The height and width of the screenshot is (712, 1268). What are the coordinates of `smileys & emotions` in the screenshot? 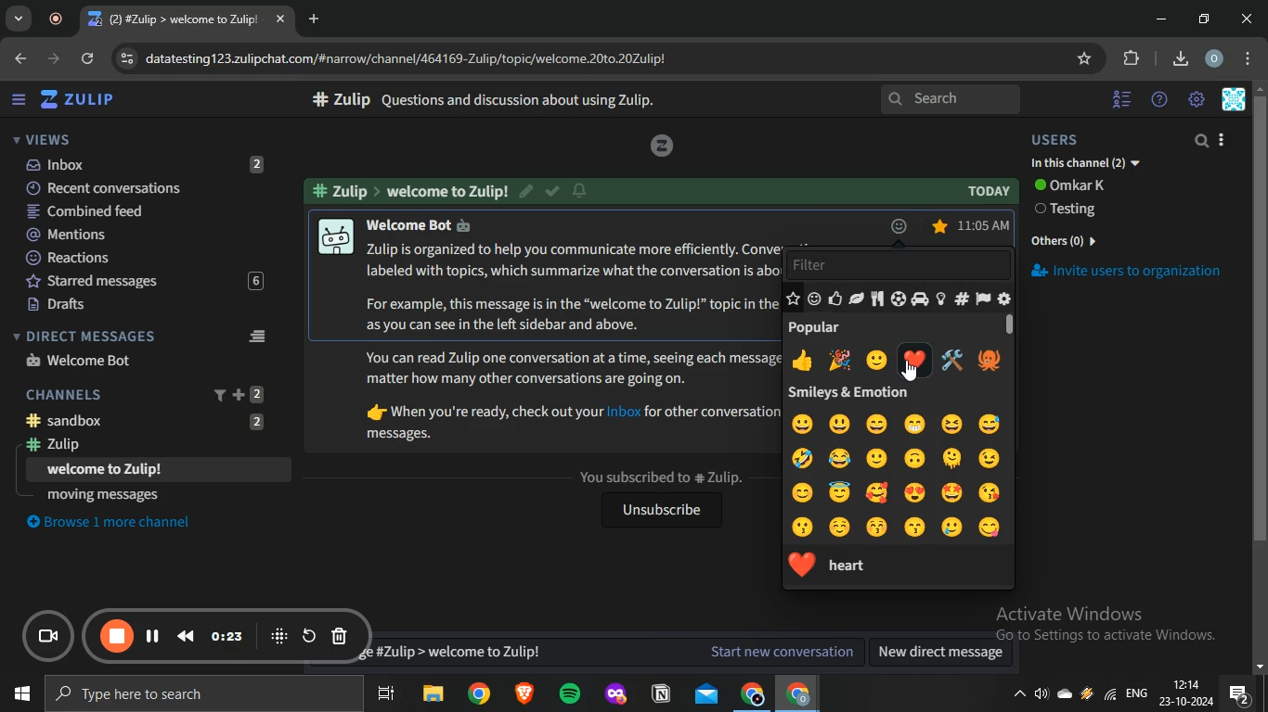 It's located at (847, 393).